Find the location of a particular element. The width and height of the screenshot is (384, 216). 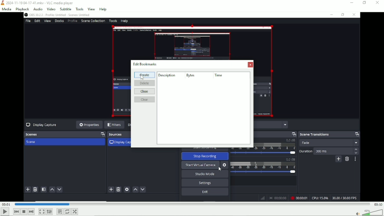

Video is located at coordinates (192, 176).